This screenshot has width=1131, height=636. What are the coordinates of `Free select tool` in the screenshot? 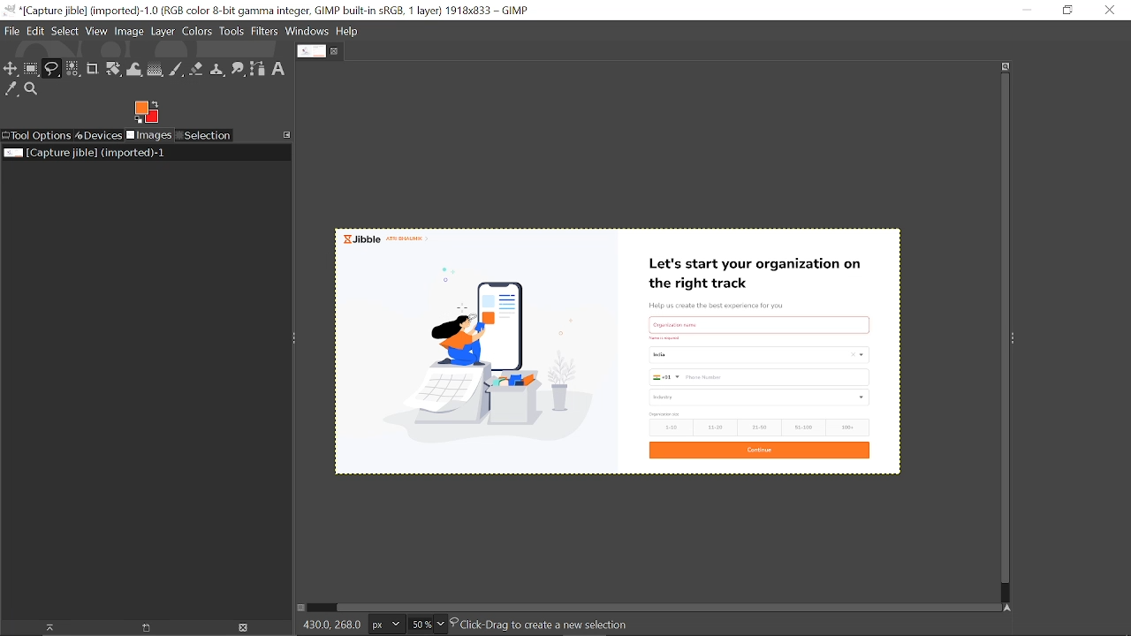 It's located at (51, 69).